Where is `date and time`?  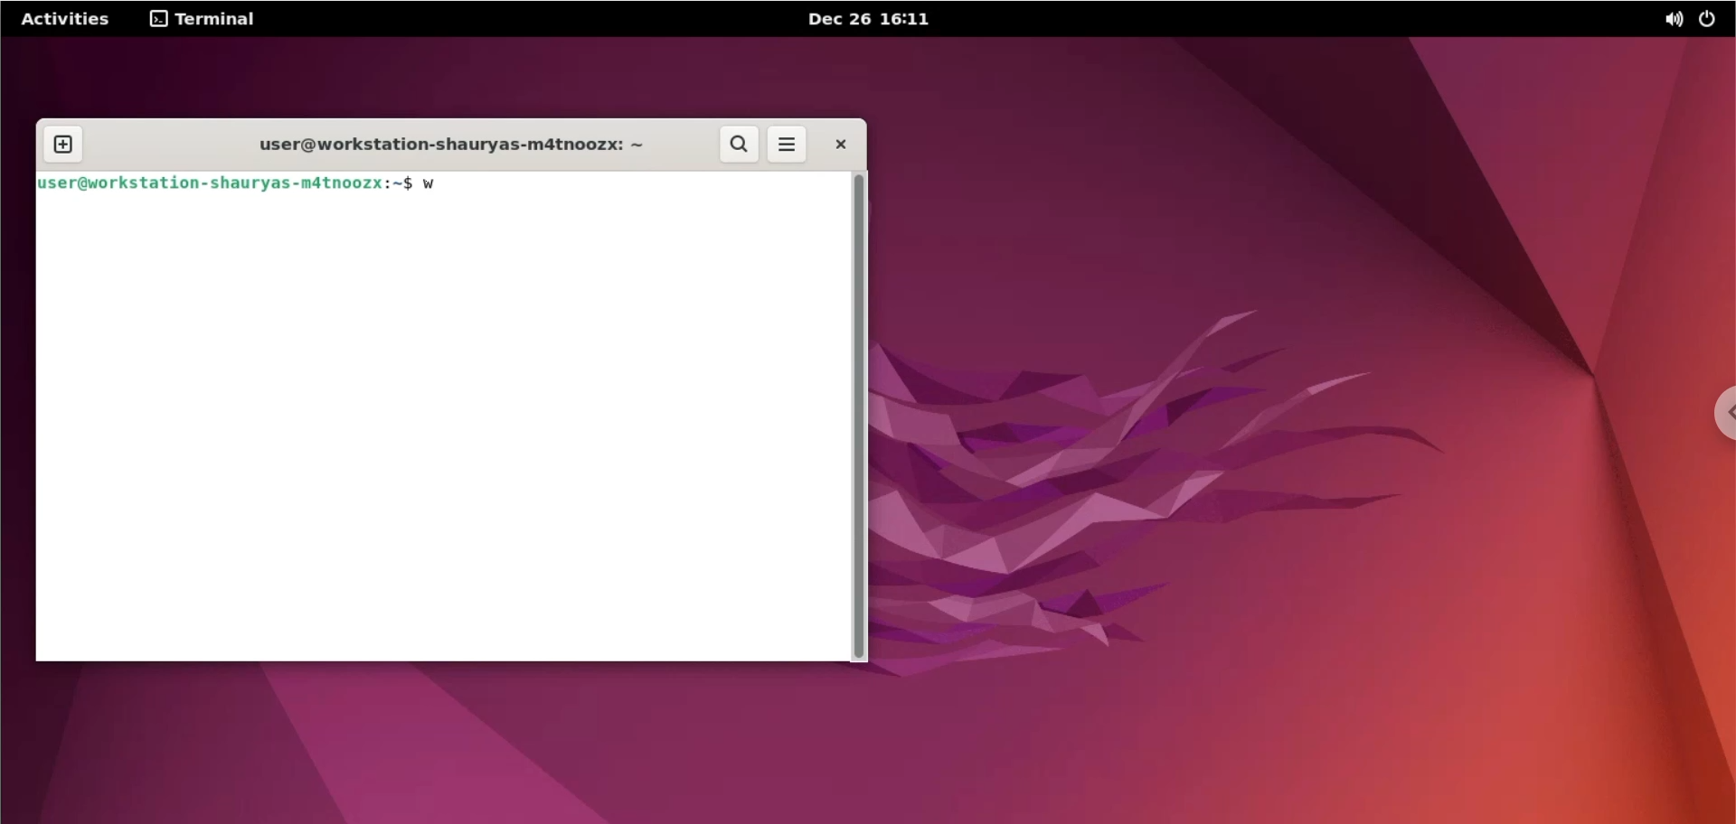 date and time is located at coordinates (870, 17).